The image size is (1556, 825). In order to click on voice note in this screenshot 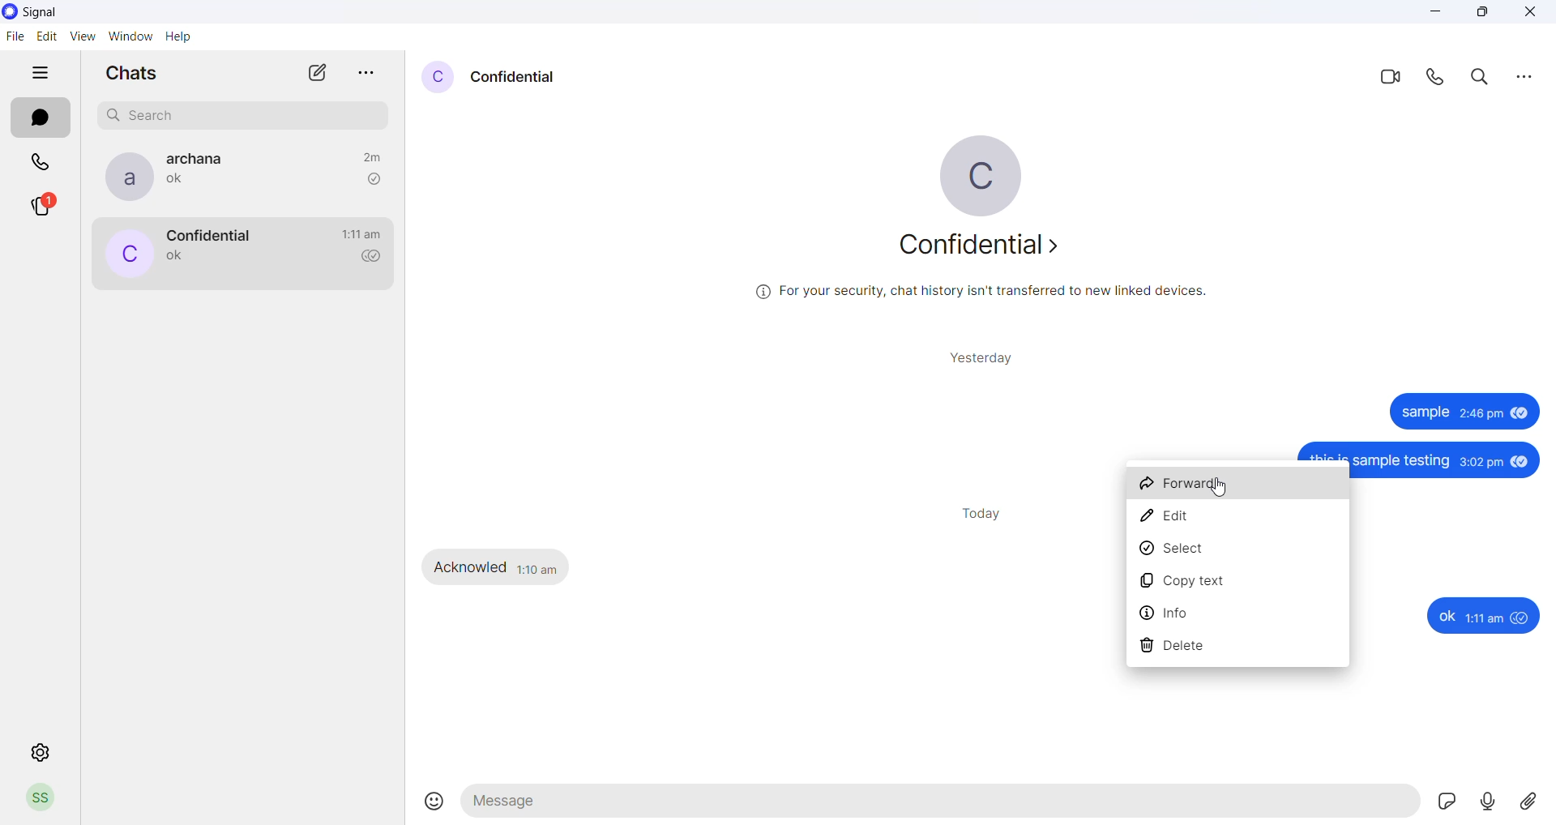, I will do `click(1491, 801)`.